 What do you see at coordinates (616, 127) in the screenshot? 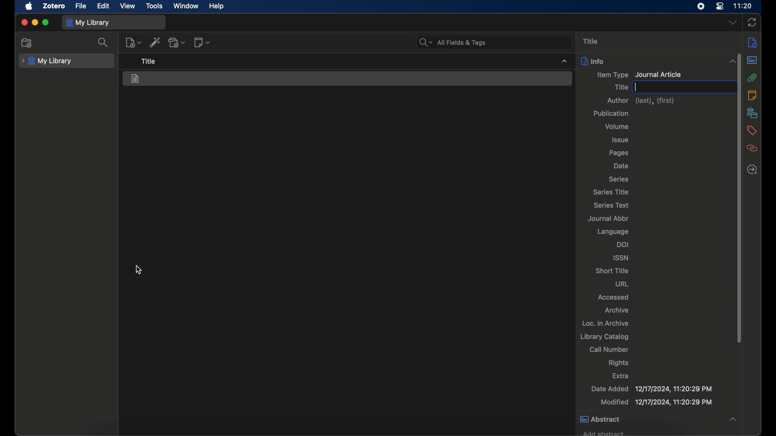
I see `volume` at bounding box center [616, 127].